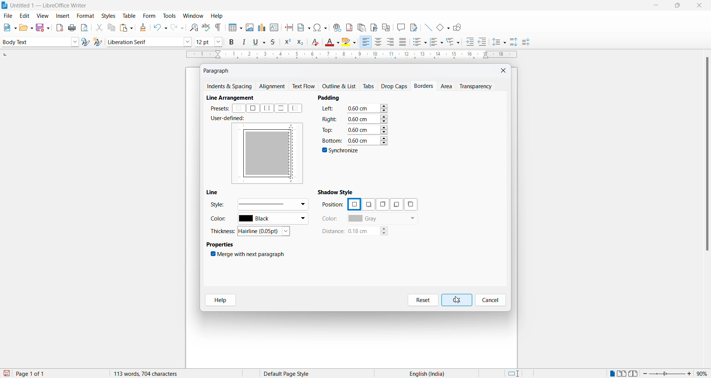 Image resolution: width=711 pixels, height=378 pixels. What do you see at coordinates (337, 192) in the screenshot?
I see `shadow style` at bounding box center [337, 192].